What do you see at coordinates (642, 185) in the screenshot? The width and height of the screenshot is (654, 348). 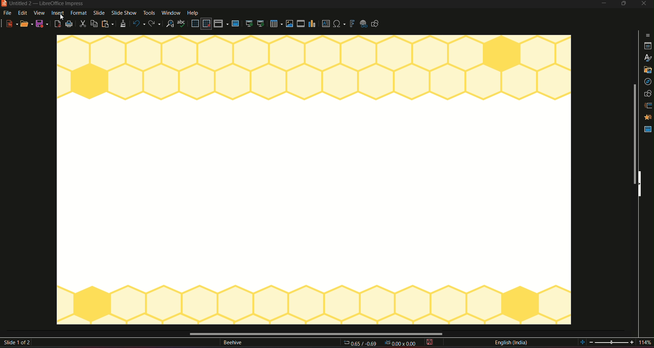 I see `hide sidebar` at bounding box center [642, 185].